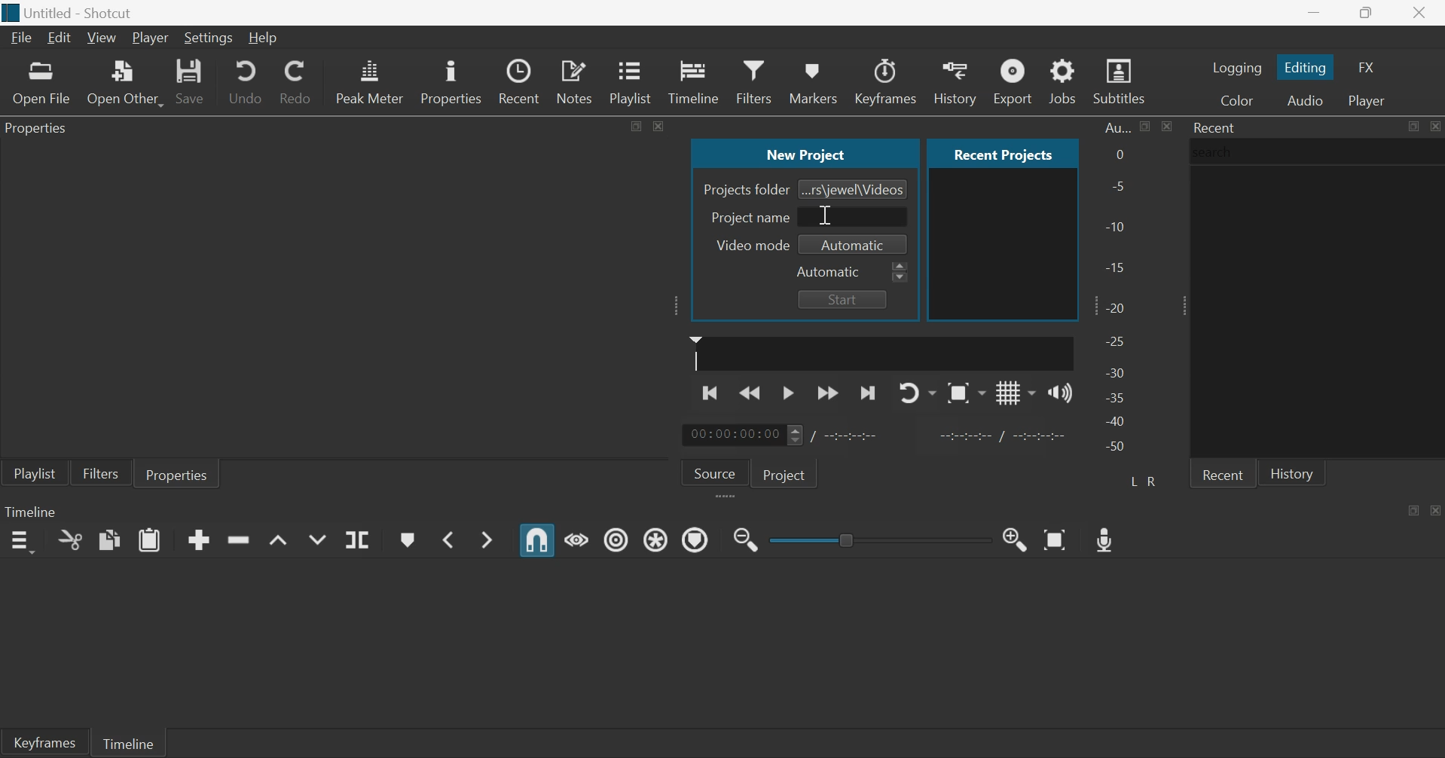 Image resolution: width=1445 pixels, height=758 pixels. I want to click on Skip to the next point, so click(866, 394).